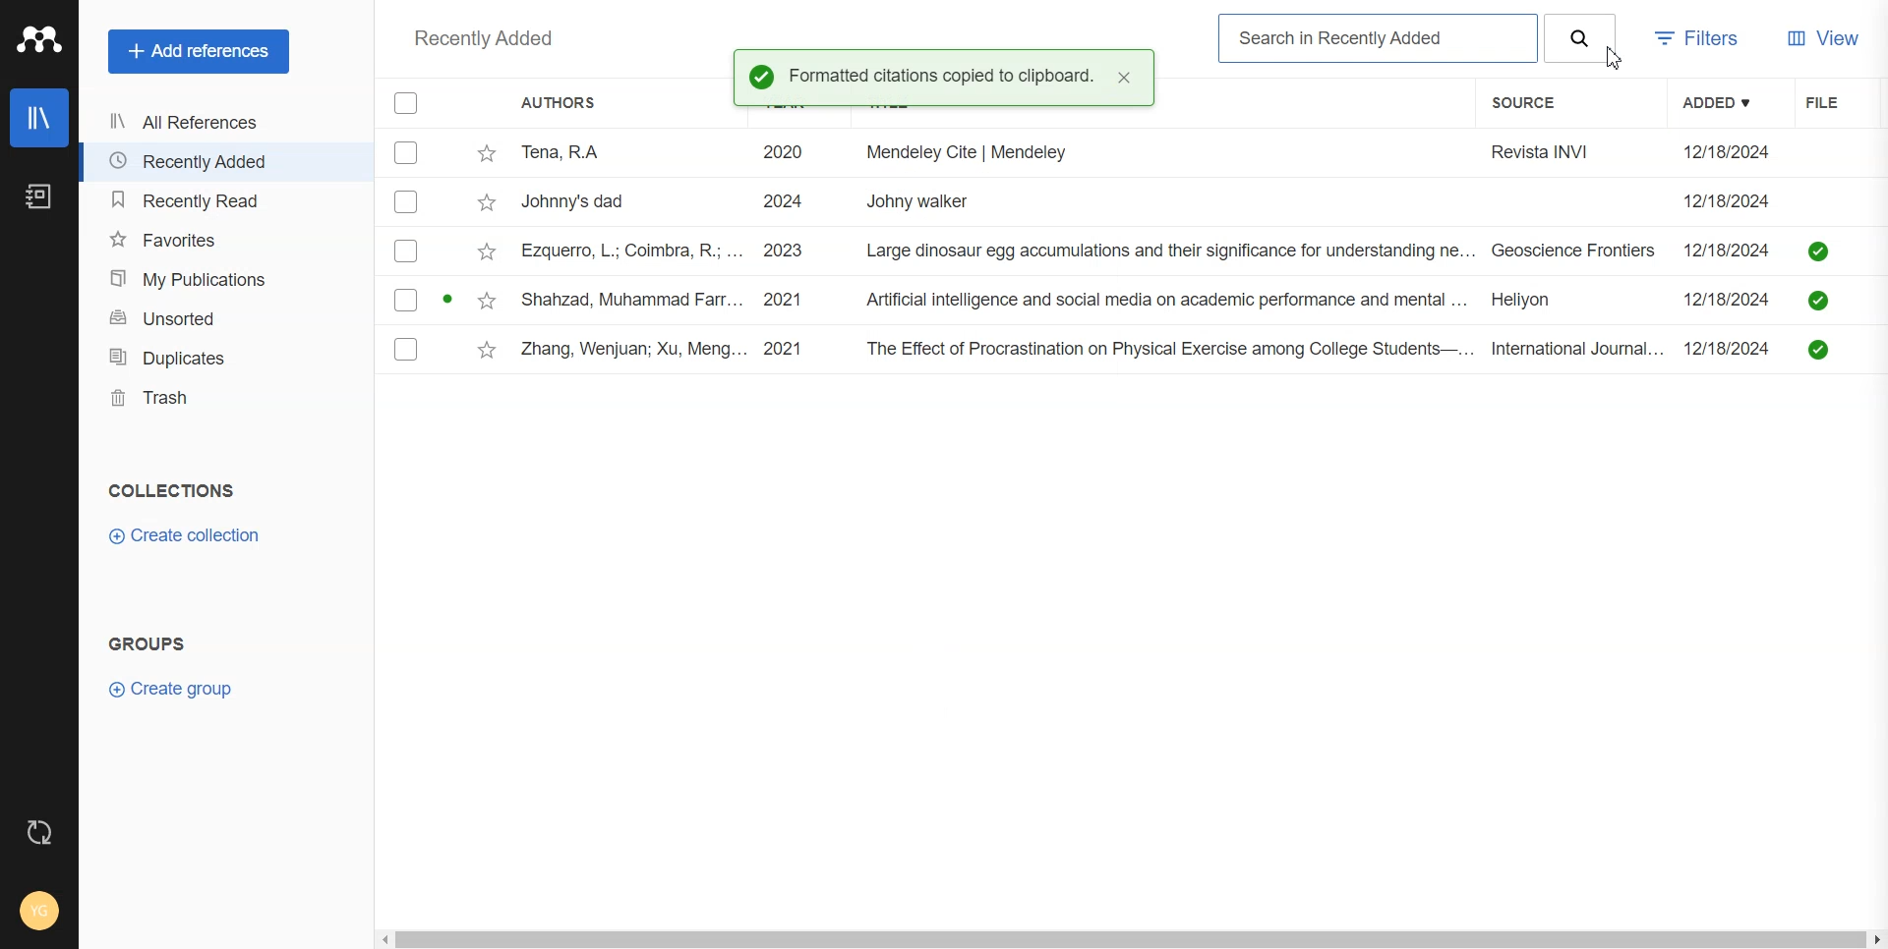  Describe the element at coordinates (486, 299) in the screenshot. I see `Star` at that location.